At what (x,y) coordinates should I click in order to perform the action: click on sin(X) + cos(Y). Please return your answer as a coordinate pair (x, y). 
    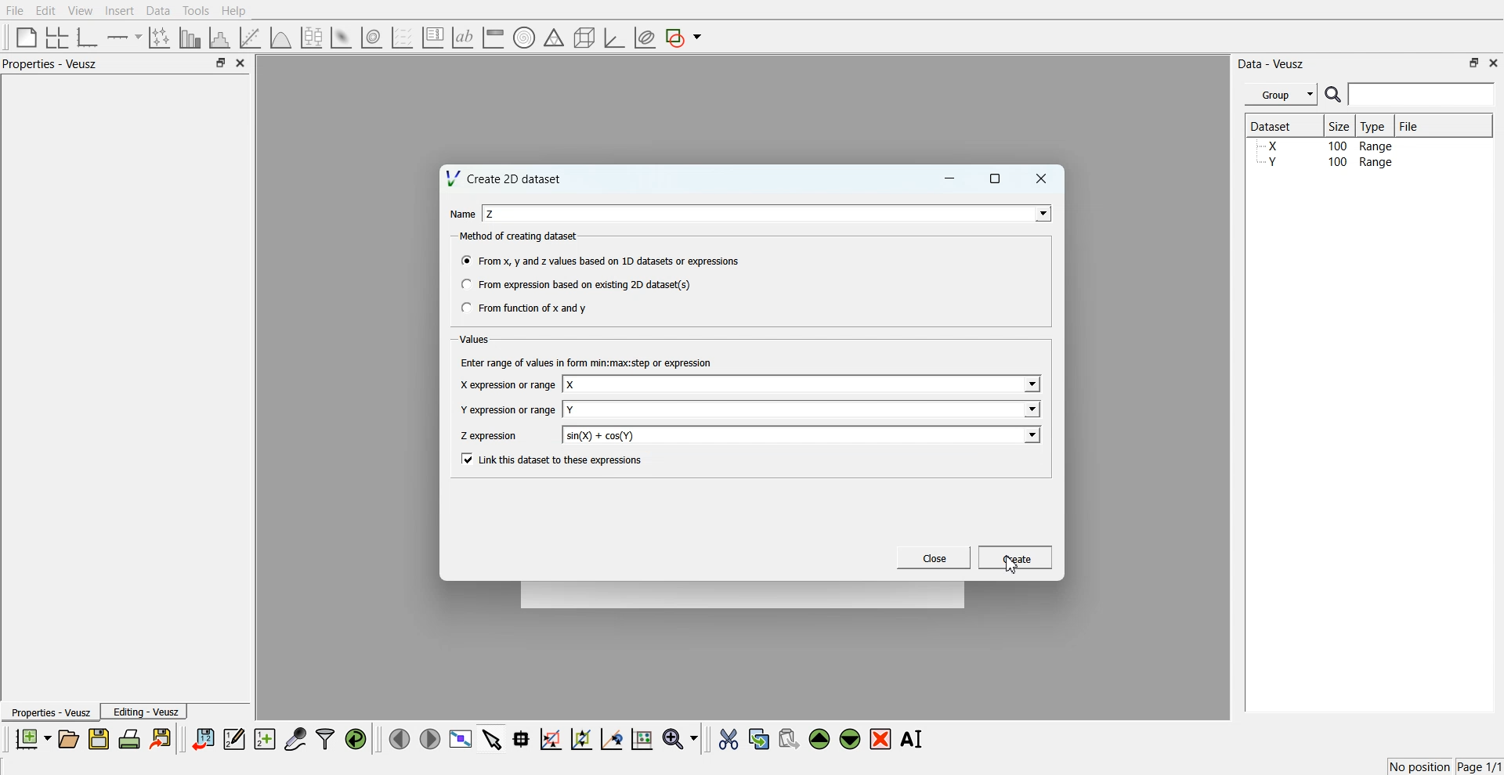
    Looking at the image, I should click on (601, 435).